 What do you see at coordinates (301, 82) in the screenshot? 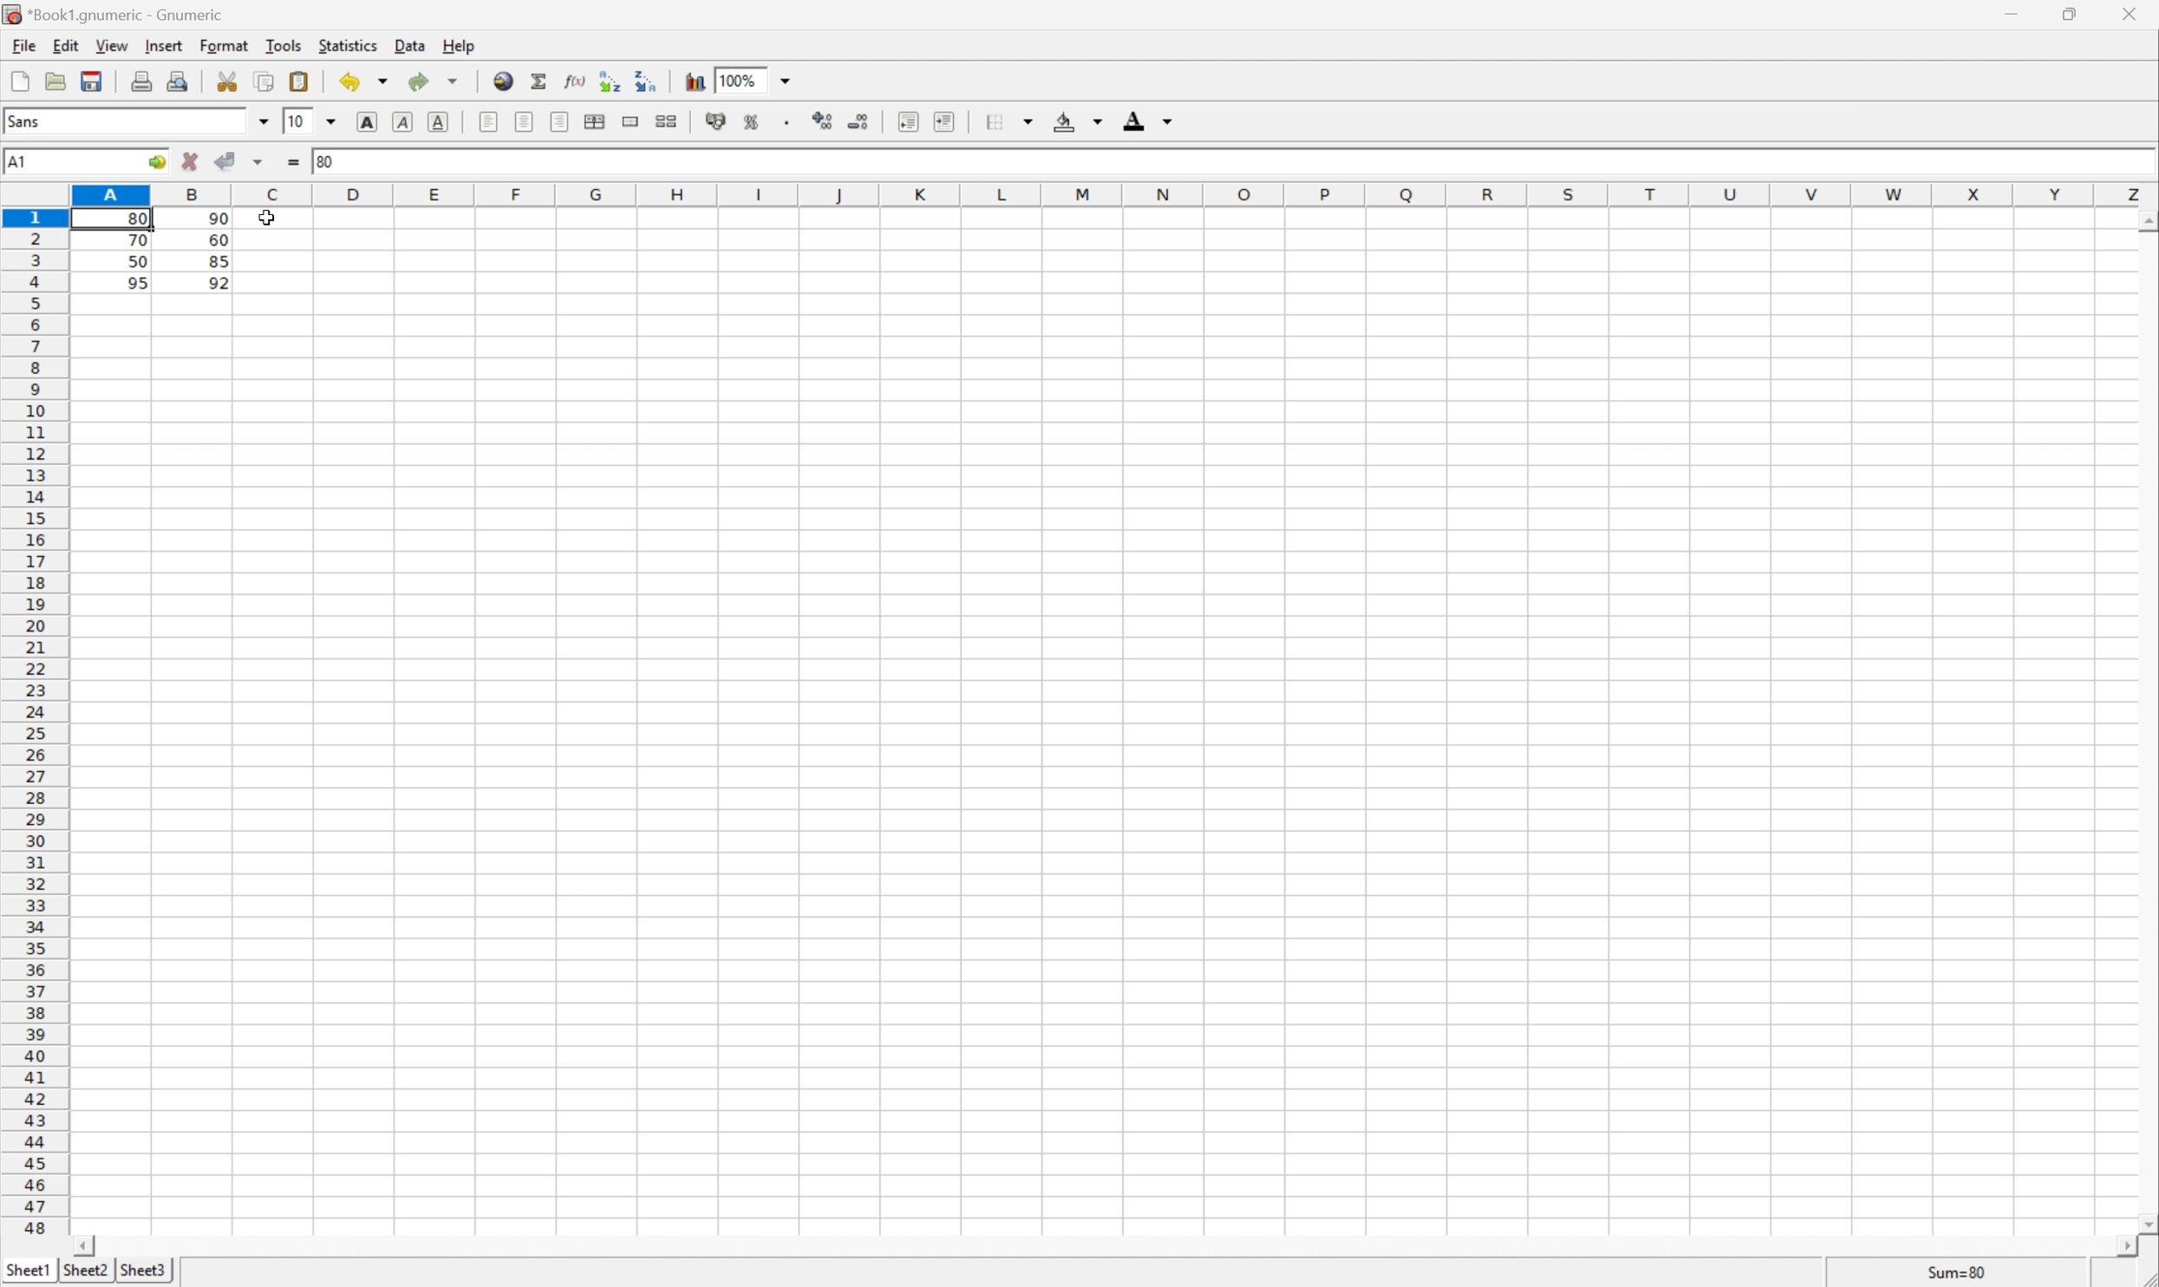
I see `Paste the clipboard` at bounding box center [301, 82].